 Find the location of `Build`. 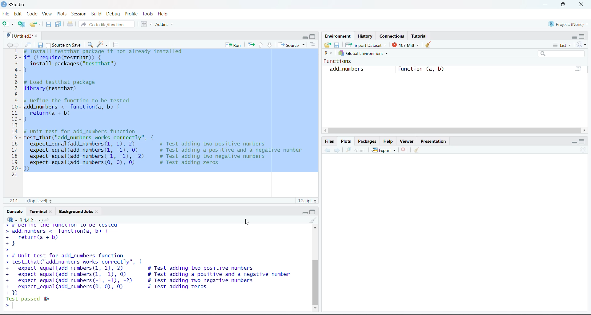

Build is located at coordinates (96, 14).